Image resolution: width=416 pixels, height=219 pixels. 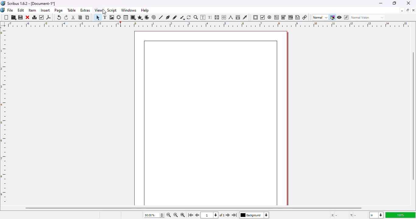 I want to click on workspace, so click(x=211, y=114).